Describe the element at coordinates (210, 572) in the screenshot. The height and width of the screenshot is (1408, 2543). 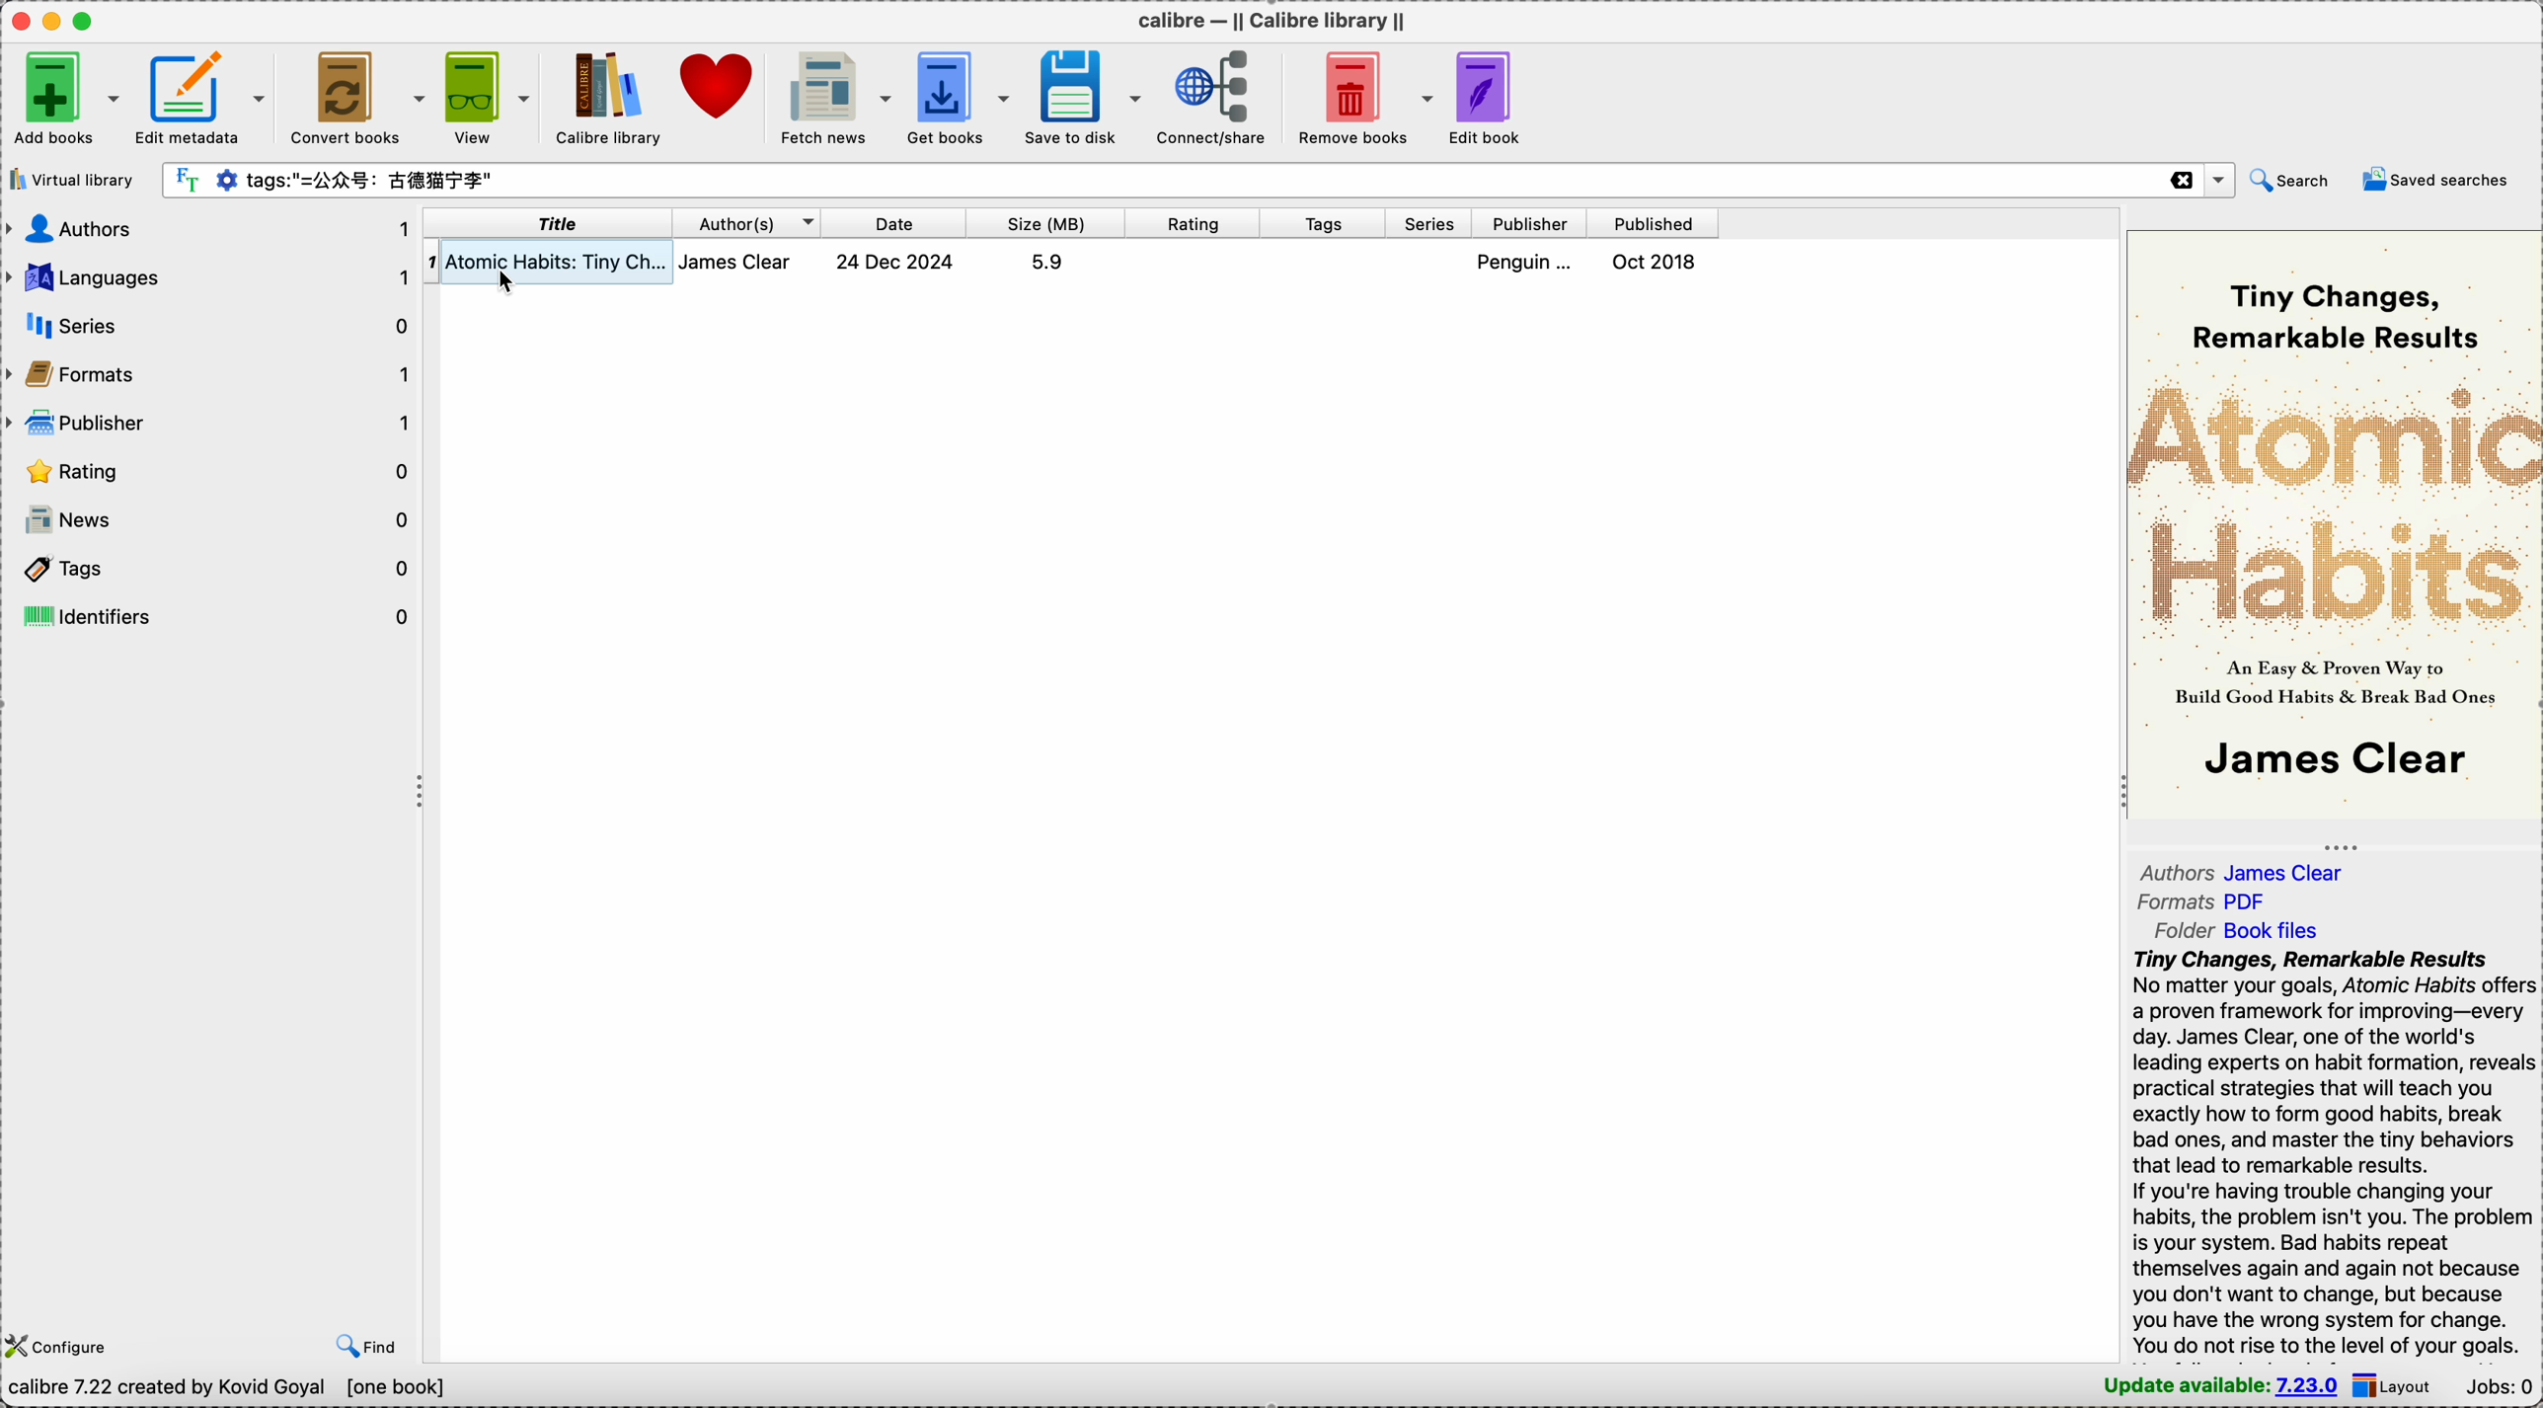
I see `tags` at that location.